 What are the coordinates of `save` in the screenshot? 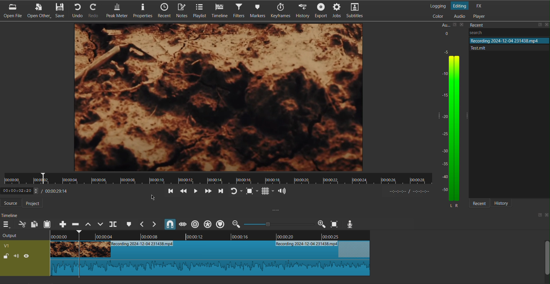 It's located at (539, 25).